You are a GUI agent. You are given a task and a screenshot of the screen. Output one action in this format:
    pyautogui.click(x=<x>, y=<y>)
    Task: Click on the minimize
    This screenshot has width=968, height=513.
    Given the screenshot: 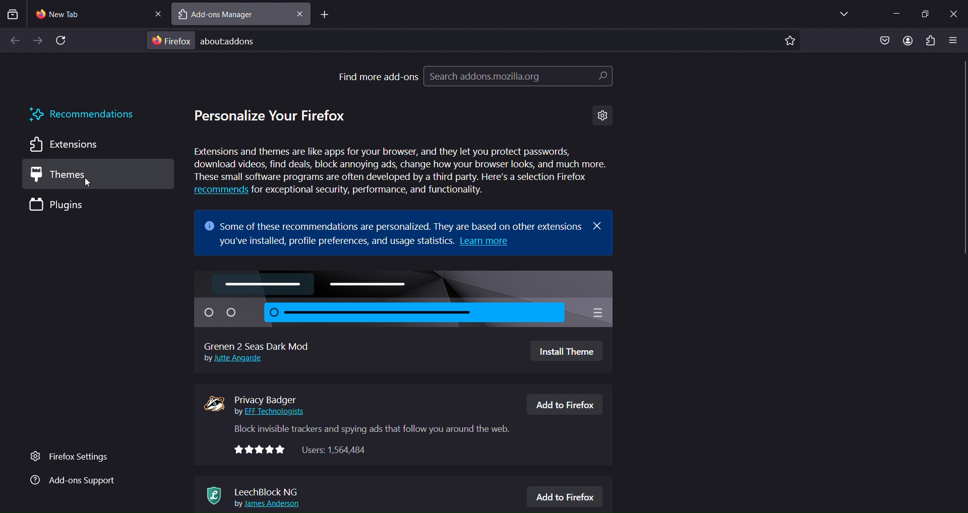 What is the action you would take?
    pyautogui.click(x=893, y=14)
    